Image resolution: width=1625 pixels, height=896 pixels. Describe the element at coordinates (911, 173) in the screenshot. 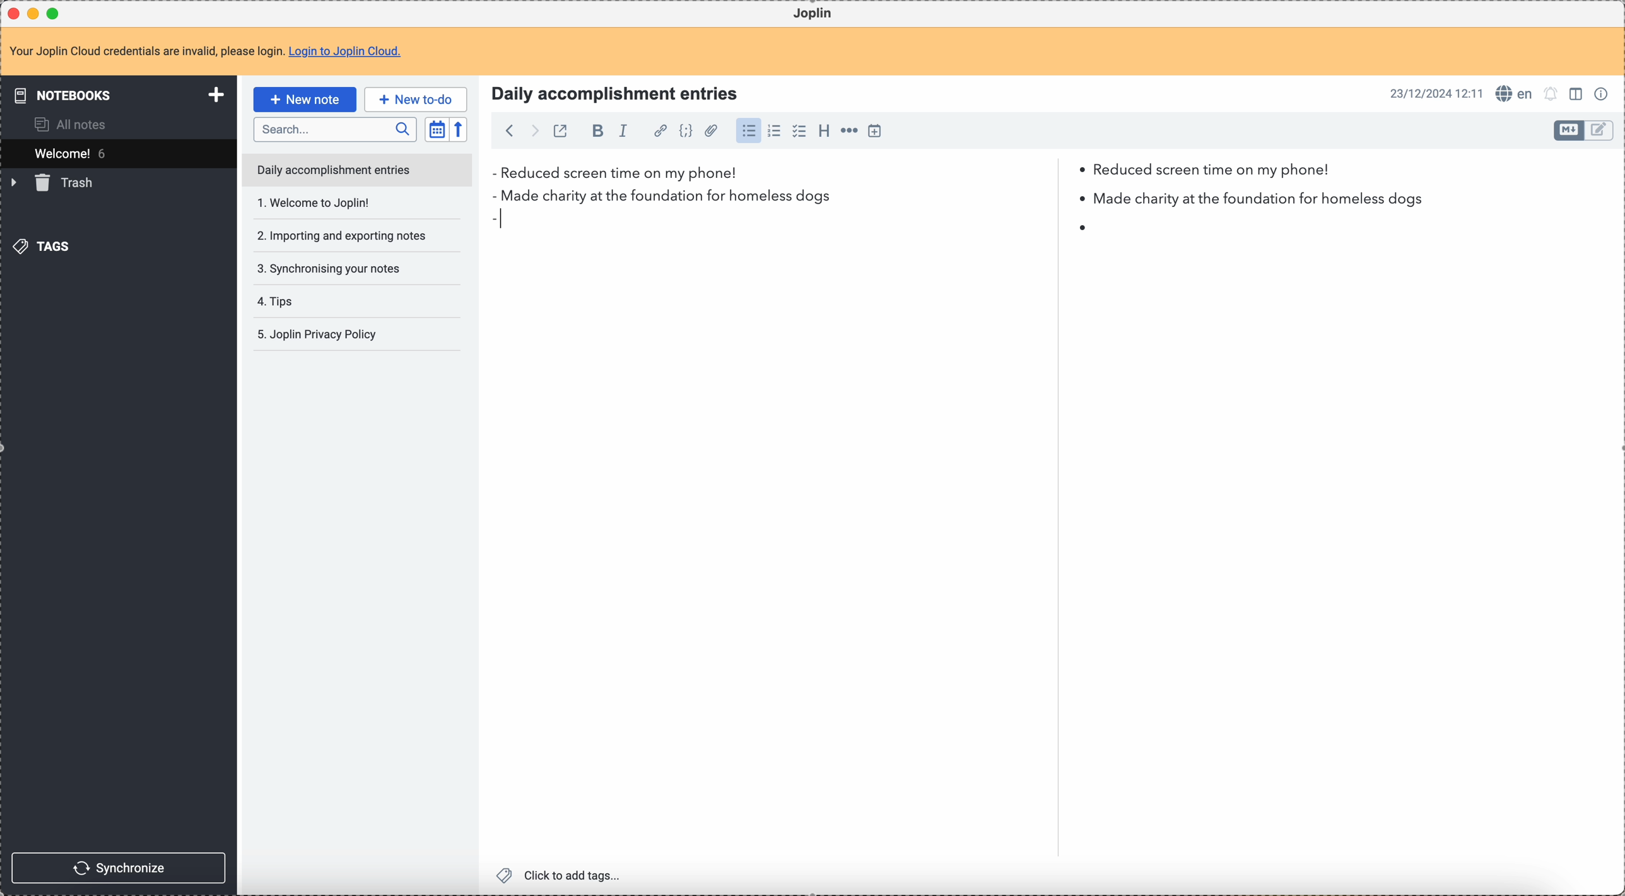

I see `reduced screen time on my phone` at that location.